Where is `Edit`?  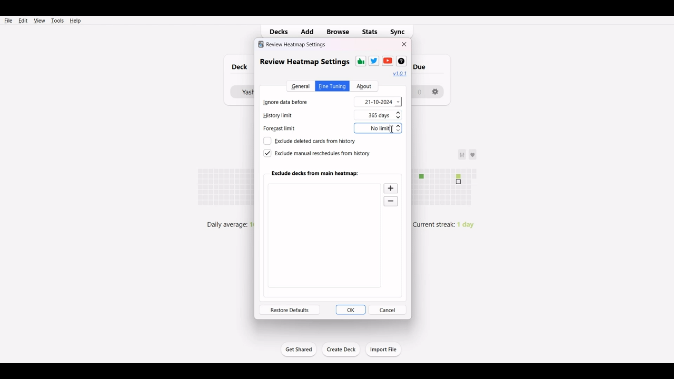 Edit is located at coordinates (23, 21).